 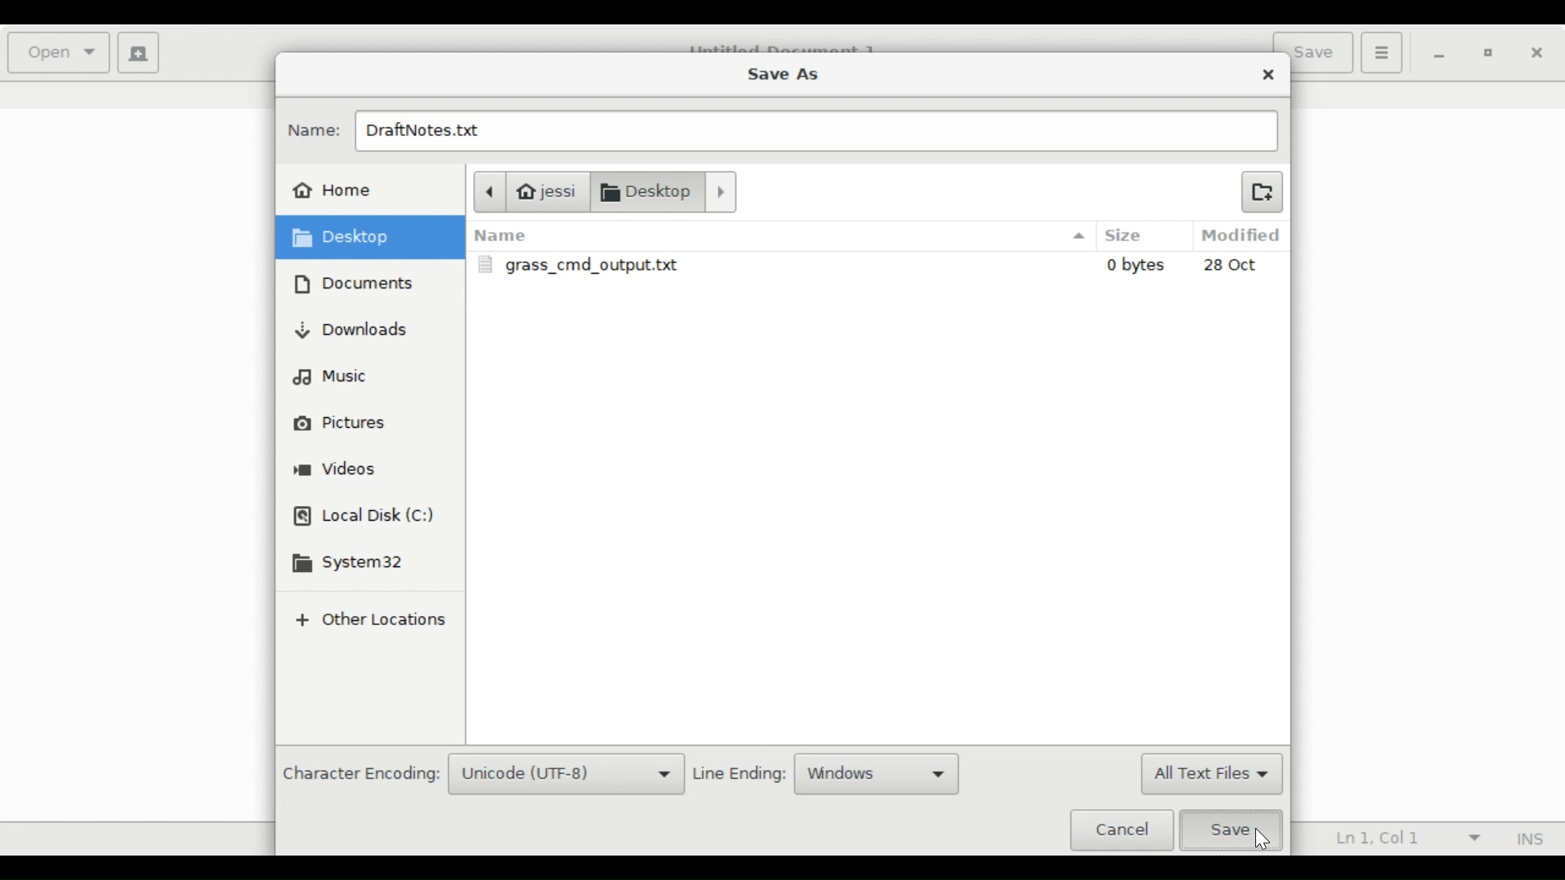 I want to click on Desktop, so click(x=350, y=237).